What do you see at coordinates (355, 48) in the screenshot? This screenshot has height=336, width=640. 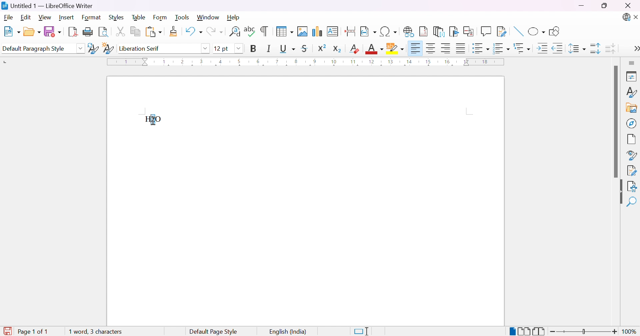 I see `Clear direct formatting` at bounding box center [355, 48].